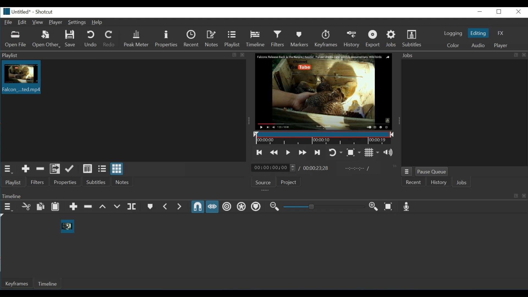  I want to click on Subtitles, so click(98, 182).